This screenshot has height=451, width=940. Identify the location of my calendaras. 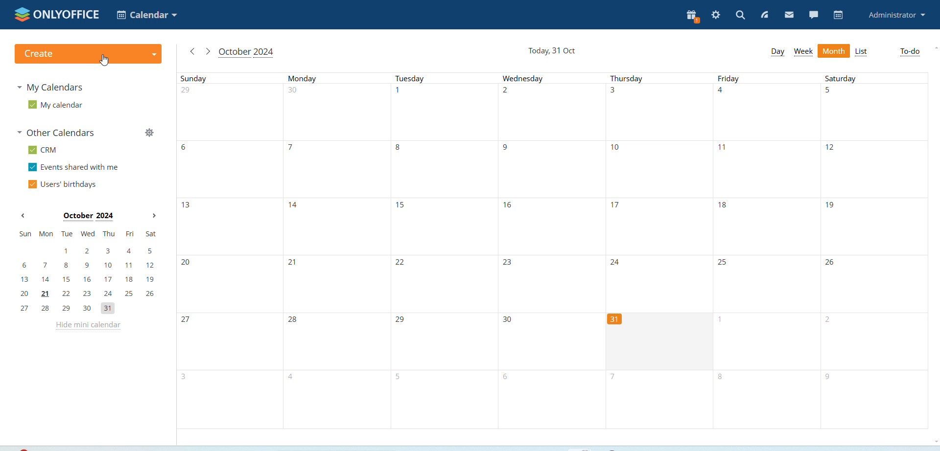
(50, 88).